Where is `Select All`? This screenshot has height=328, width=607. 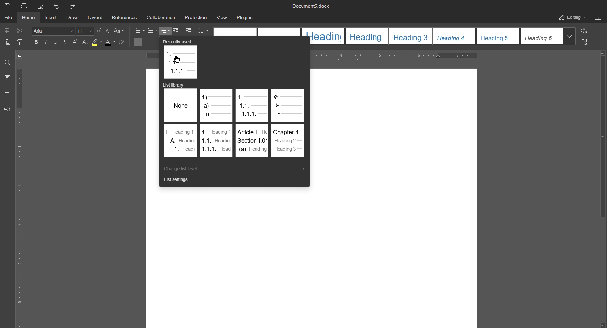
Select All is located at coordinates (585, 42).